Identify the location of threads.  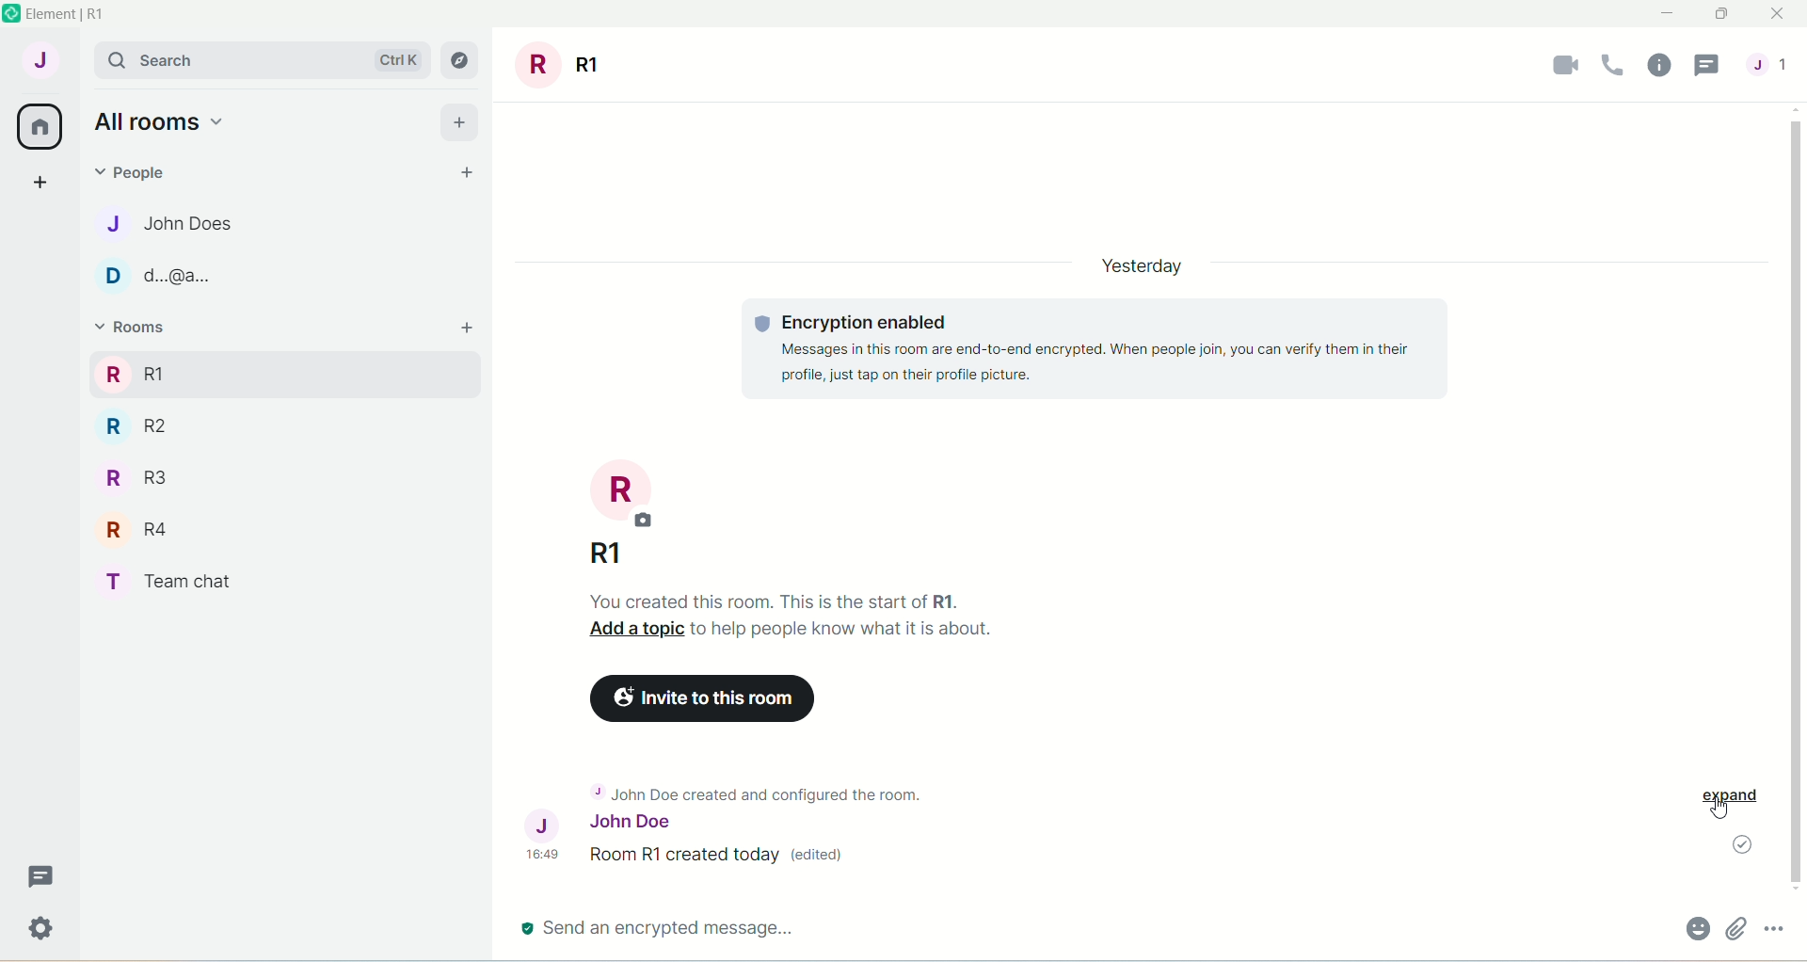
(46, 873).